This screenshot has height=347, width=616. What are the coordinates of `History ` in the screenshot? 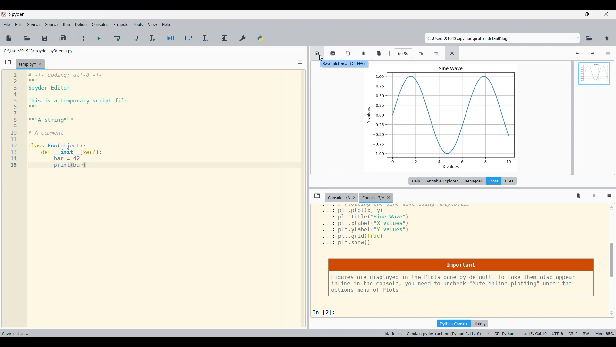 It's located at (479, 324).